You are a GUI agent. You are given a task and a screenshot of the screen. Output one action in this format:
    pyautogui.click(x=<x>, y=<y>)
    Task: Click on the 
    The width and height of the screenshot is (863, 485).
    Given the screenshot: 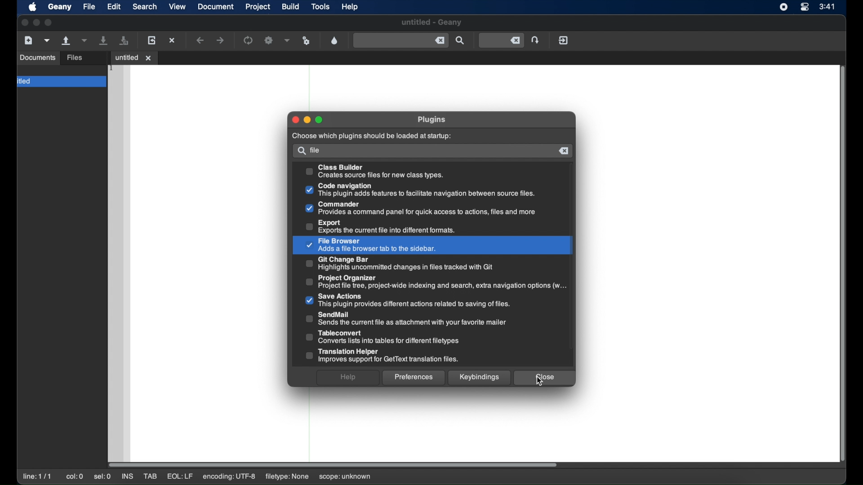 What is the action you would take?
    pyautogui.click(x=544, y=378)
    